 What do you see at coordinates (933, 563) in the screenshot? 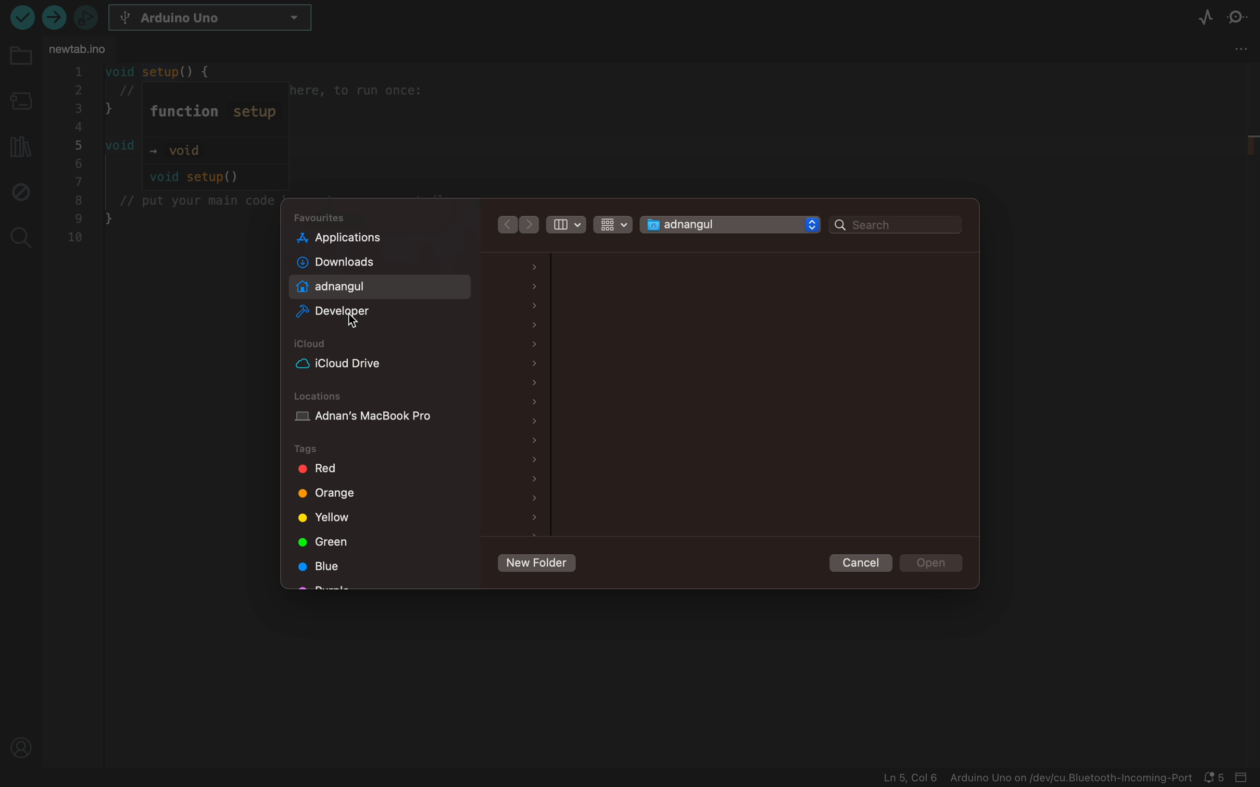
I see `open` at bounding box center [933, 563].